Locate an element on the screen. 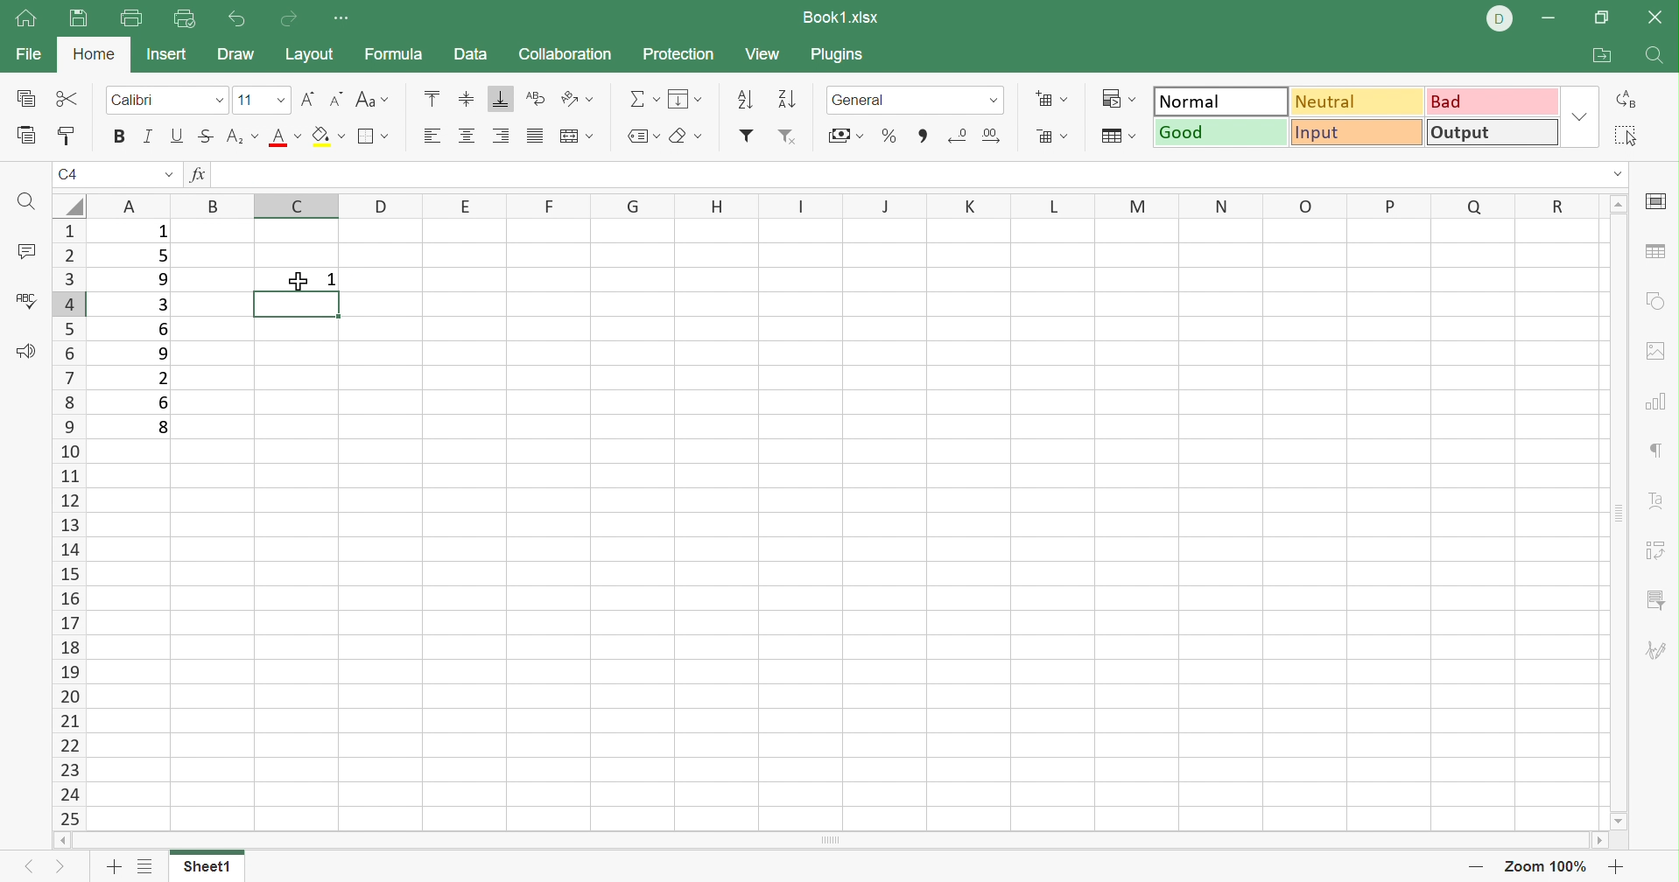  Decrement font size is located at coordinates (337, 100).